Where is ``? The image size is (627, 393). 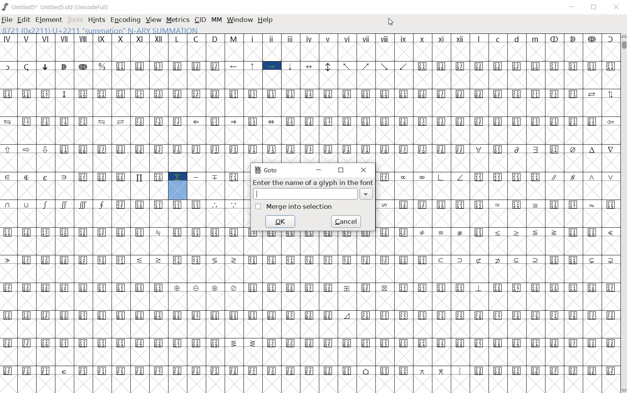
 is located at coordinates (85, 177).